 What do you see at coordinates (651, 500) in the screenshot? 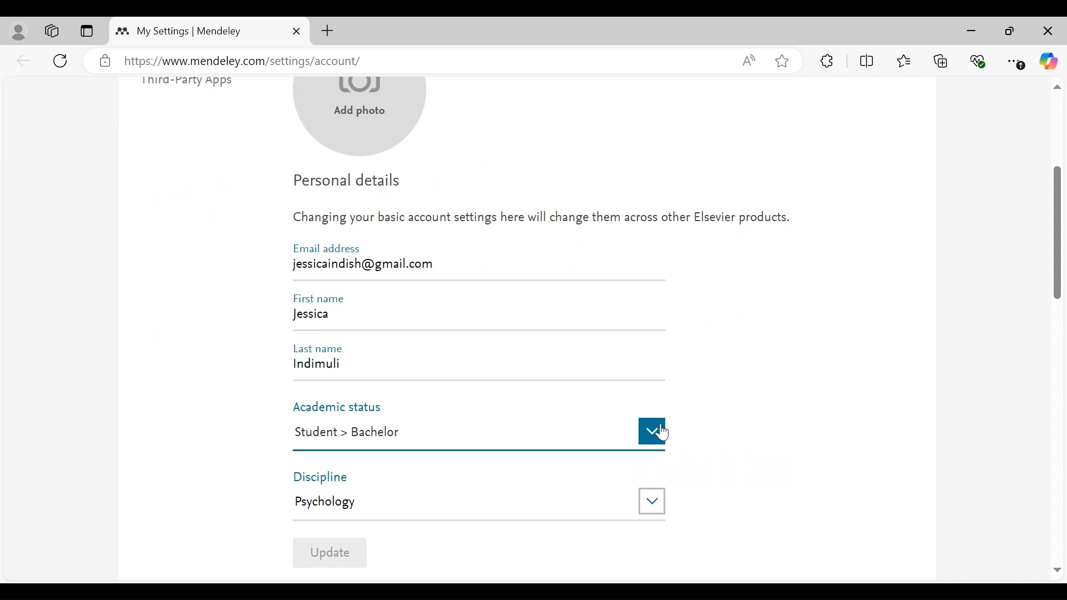
I see `Drop down` at bounding box center [651, 500].